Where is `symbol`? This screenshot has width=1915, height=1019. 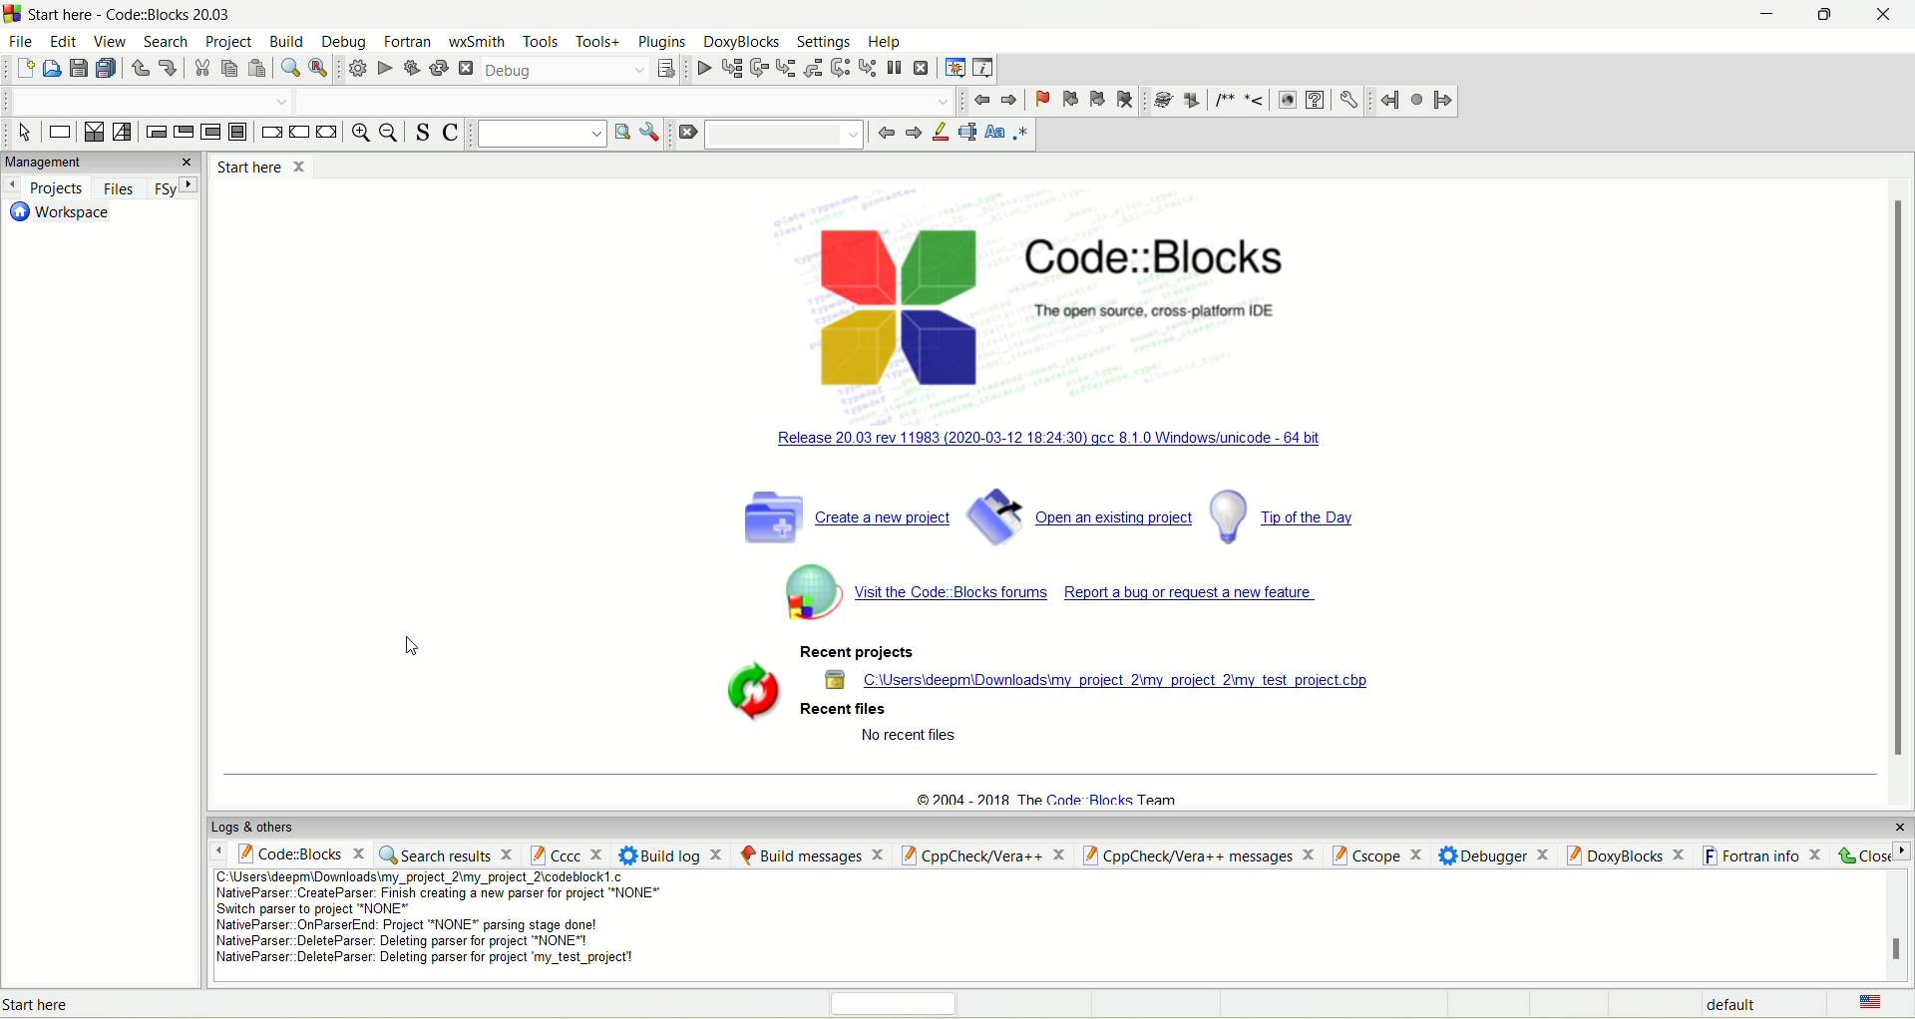 symbol is located at coordinates (756, 692).